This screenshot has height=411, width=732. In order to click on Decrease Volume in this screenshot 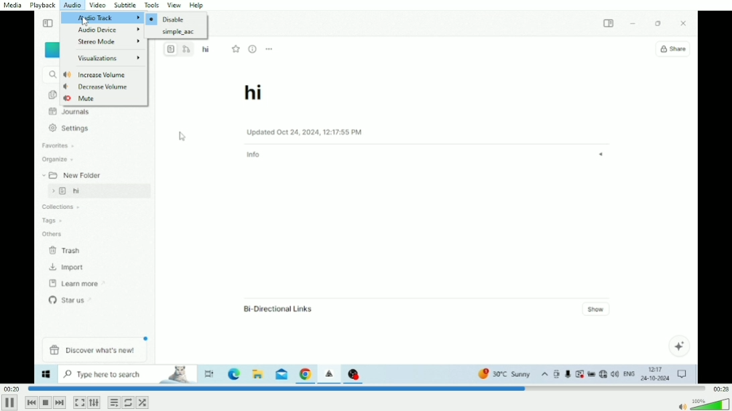, I will do `click(97, 86)`.